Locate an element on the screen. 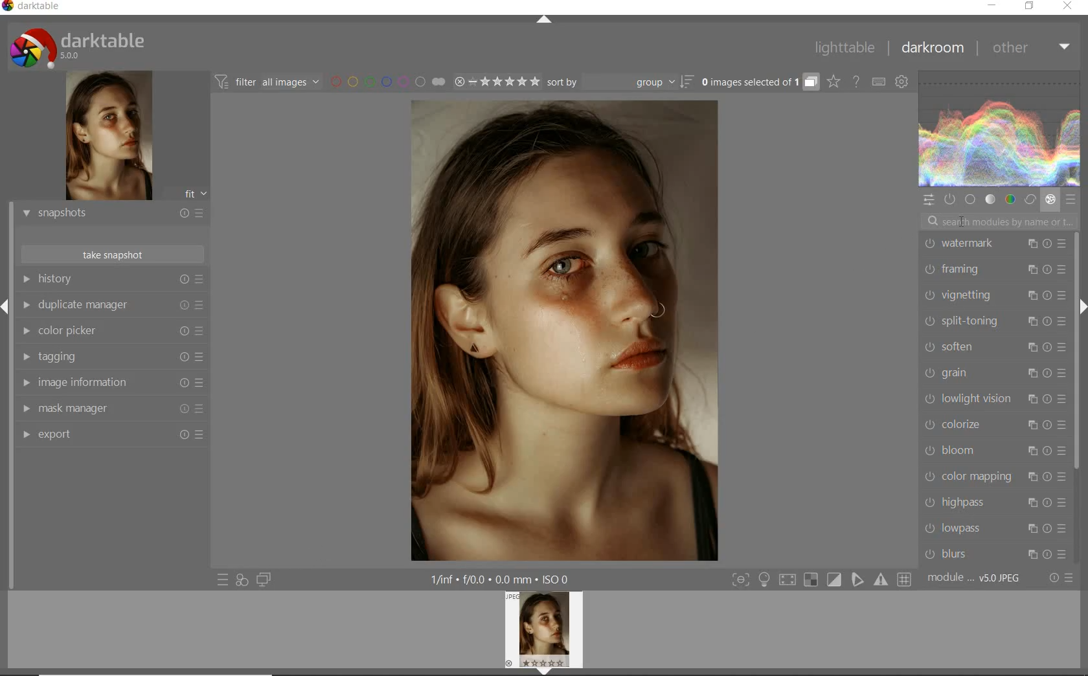  sort is located at coordinates (619, 83).